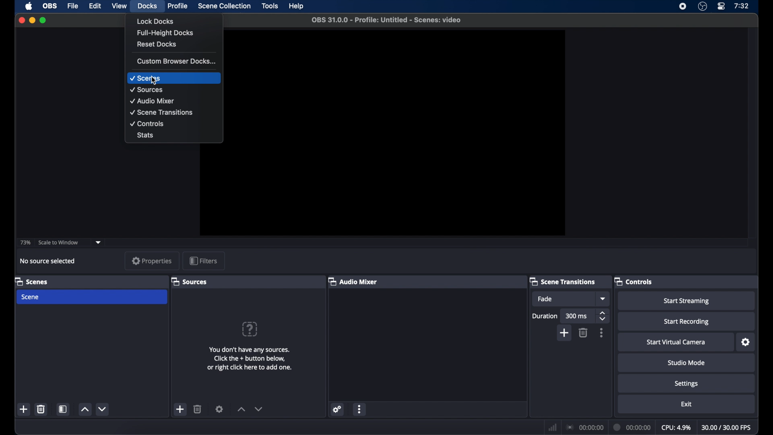 Image resolution: width=773 pixels, height=435 pixels. I want to click on help, so click(297, 6).